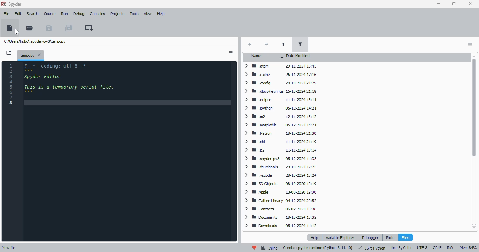 Image resolution: width=479 pixels, height=252 pixels. Describe the element at coordinates (161, 14) in the screenshot. I see `help` at that location.